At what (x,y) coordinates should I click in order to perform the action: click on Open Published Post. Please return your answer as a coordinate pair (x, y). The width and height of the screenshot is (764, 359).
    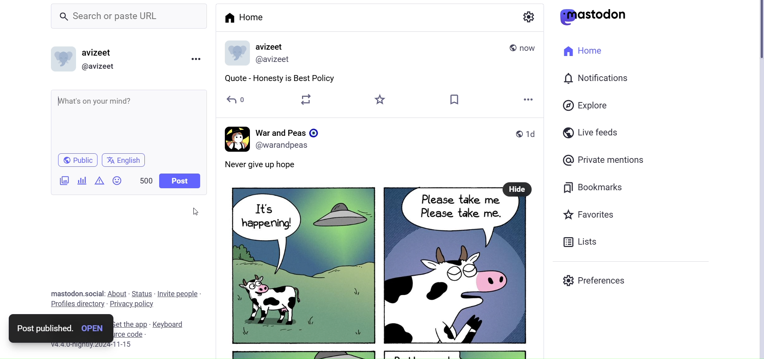
    Looking at the image, I should click on (93, 328).